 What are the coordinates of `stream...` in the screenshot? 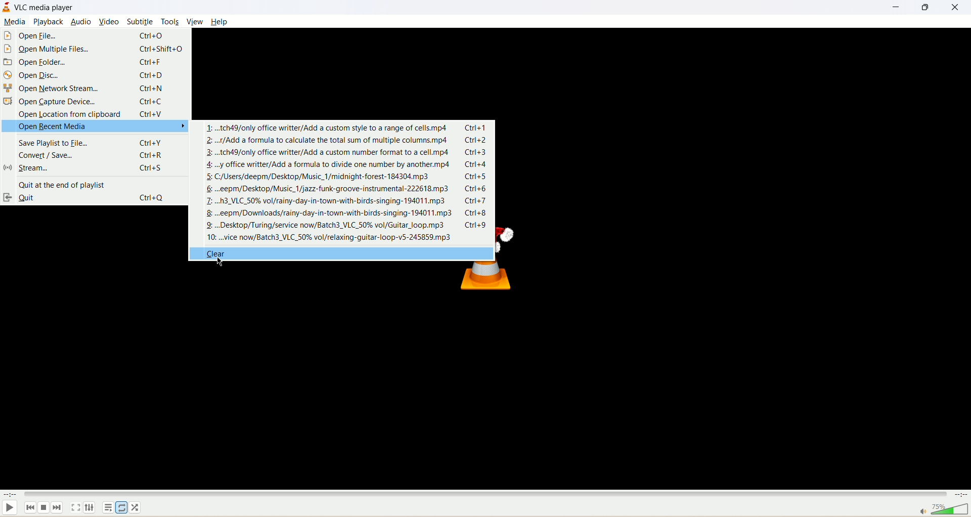 It's located at (65, 167).